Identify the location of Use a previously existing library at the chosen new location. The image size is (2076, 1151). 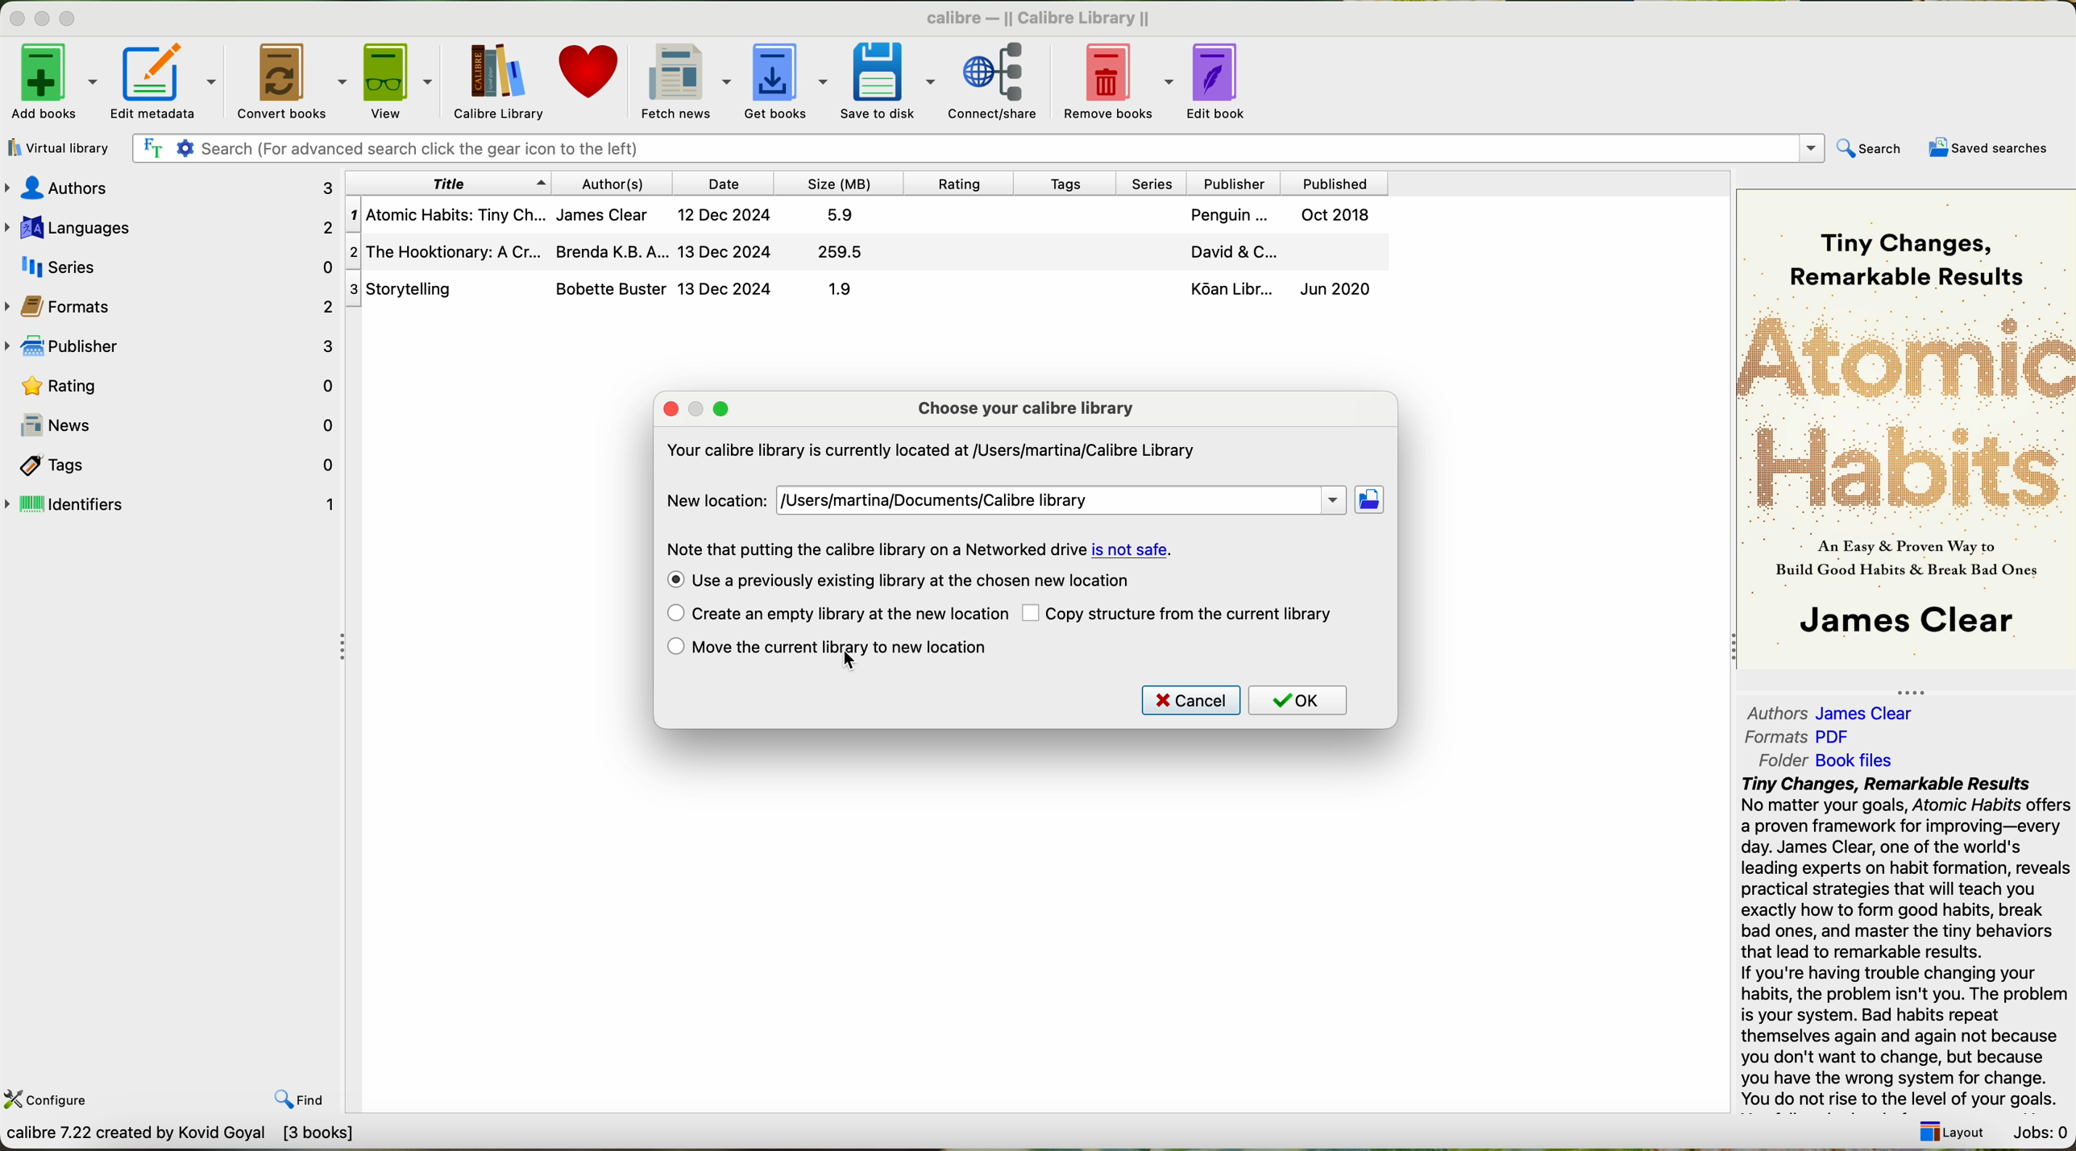
(916, 581).